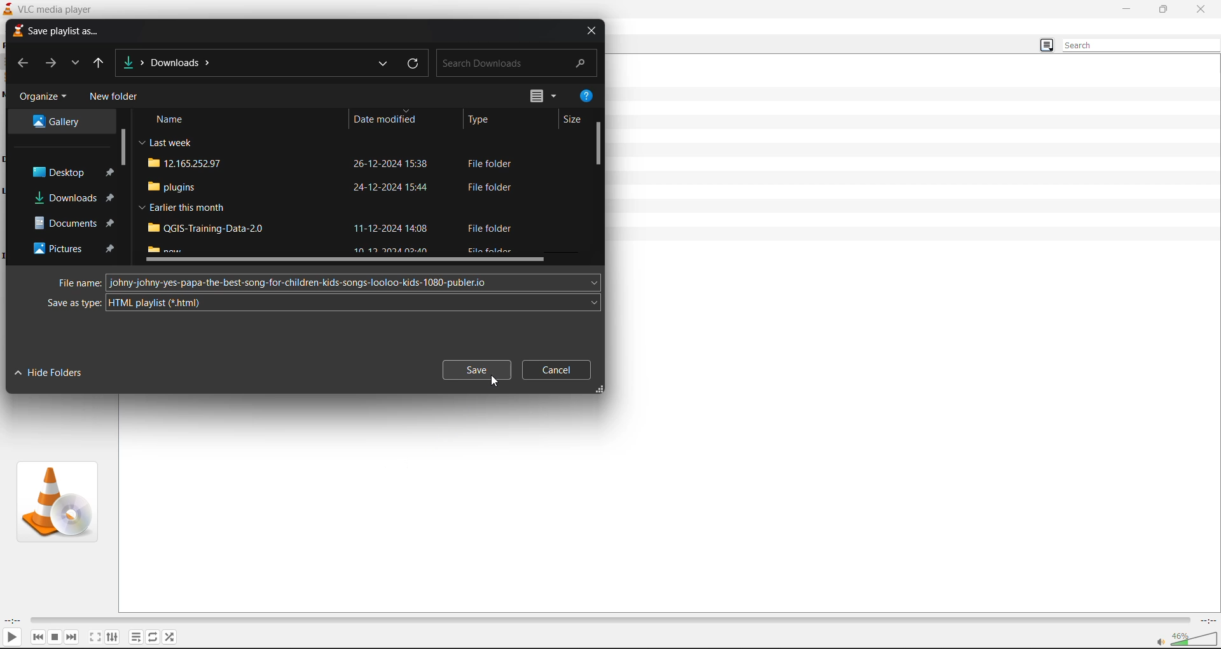 This screenshot has height=649, width=1221. Describe the element at coordinates (1203, 9) in the screenshot. I see `close` at that location.